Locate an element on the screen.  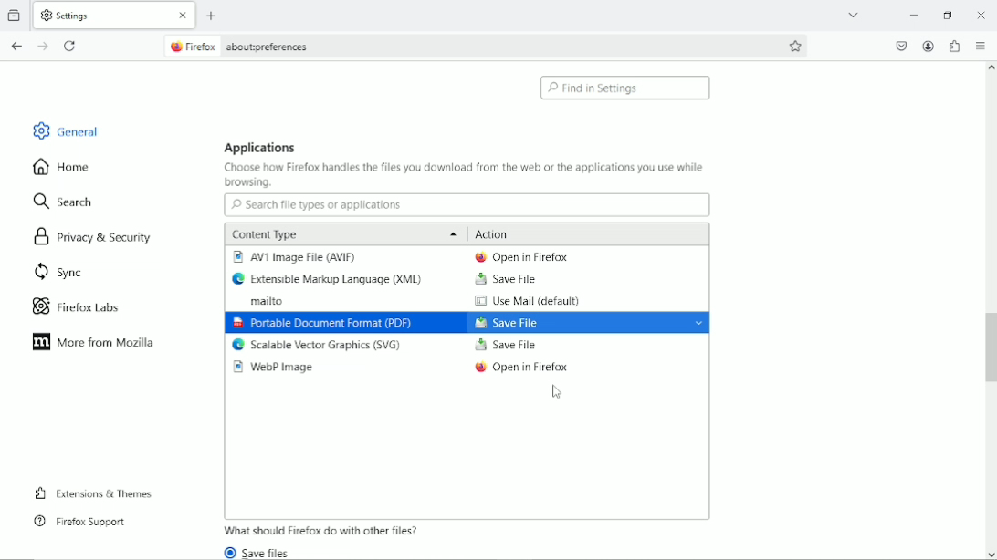
Save file is located at coordinates (505, 279).